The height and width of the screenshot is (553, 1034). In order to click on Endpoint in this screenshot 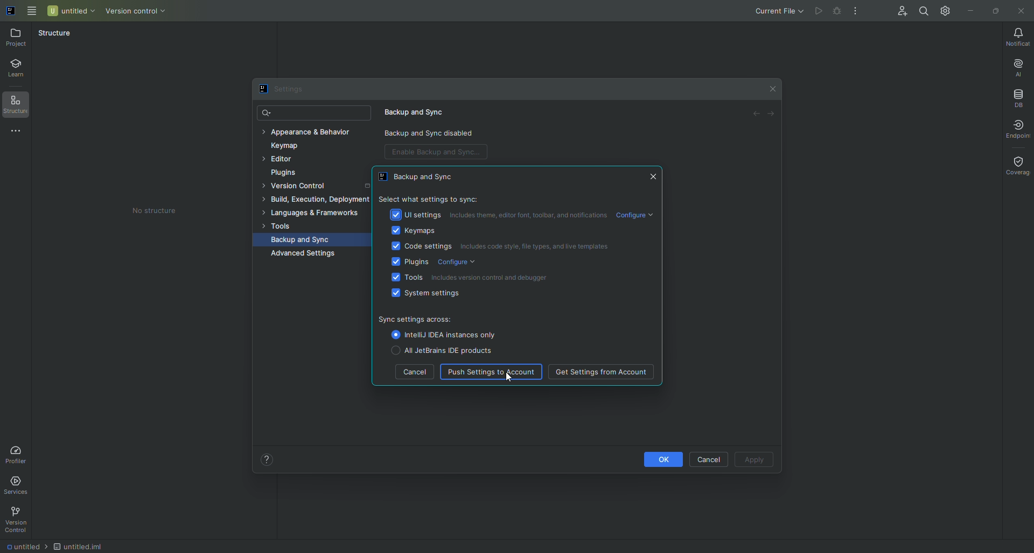, I will do `click(1014, 129)`.